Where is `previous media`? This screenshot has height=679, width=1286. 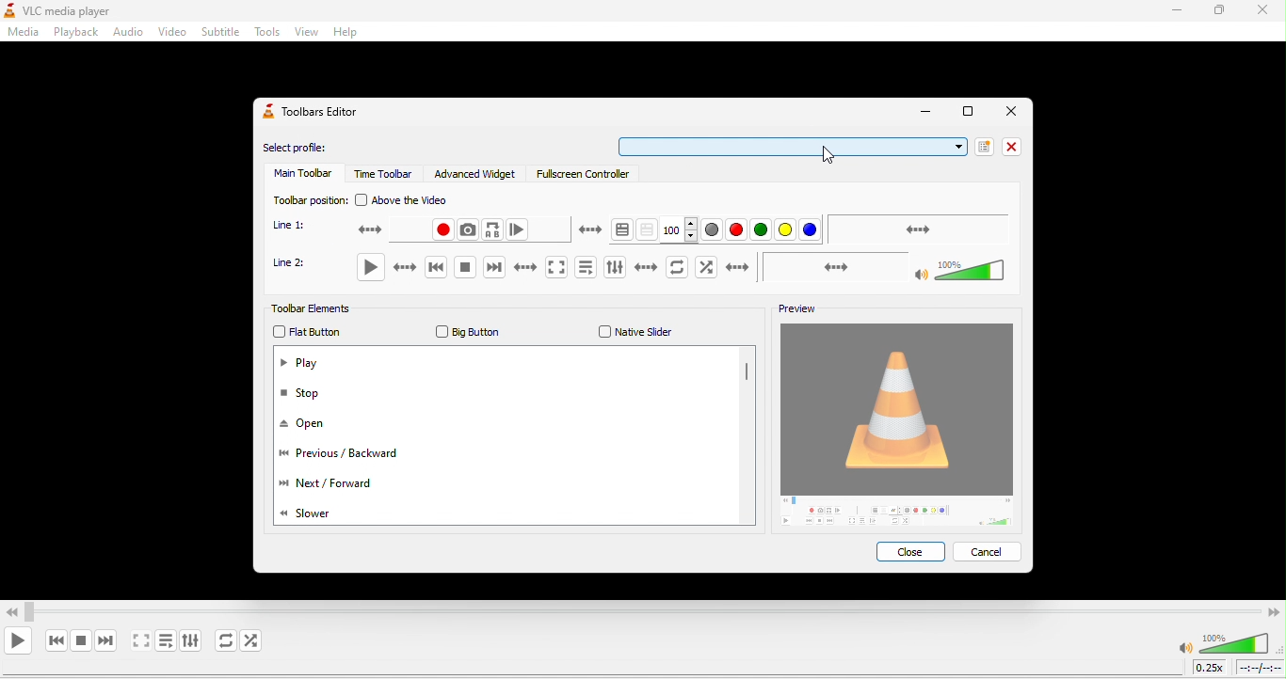 previous media is located at coordinates (434, 267).